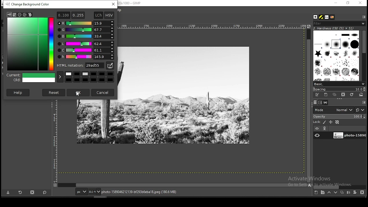  Describe the element at coordinates (317, 136) in the screenshot. I see `layer visibility on/off` at that location.